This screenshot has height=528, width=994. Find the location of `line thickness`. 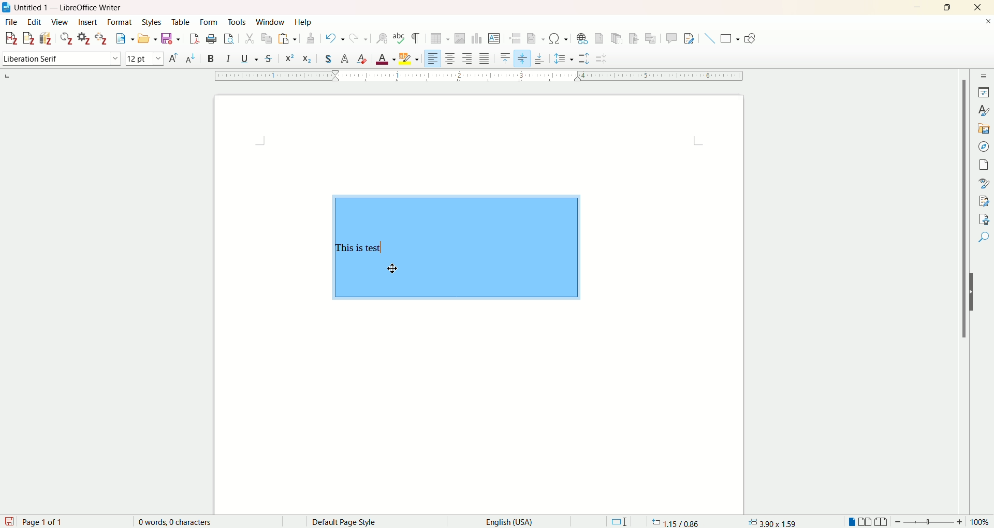

line thickness is located at coordinates (381, 57).